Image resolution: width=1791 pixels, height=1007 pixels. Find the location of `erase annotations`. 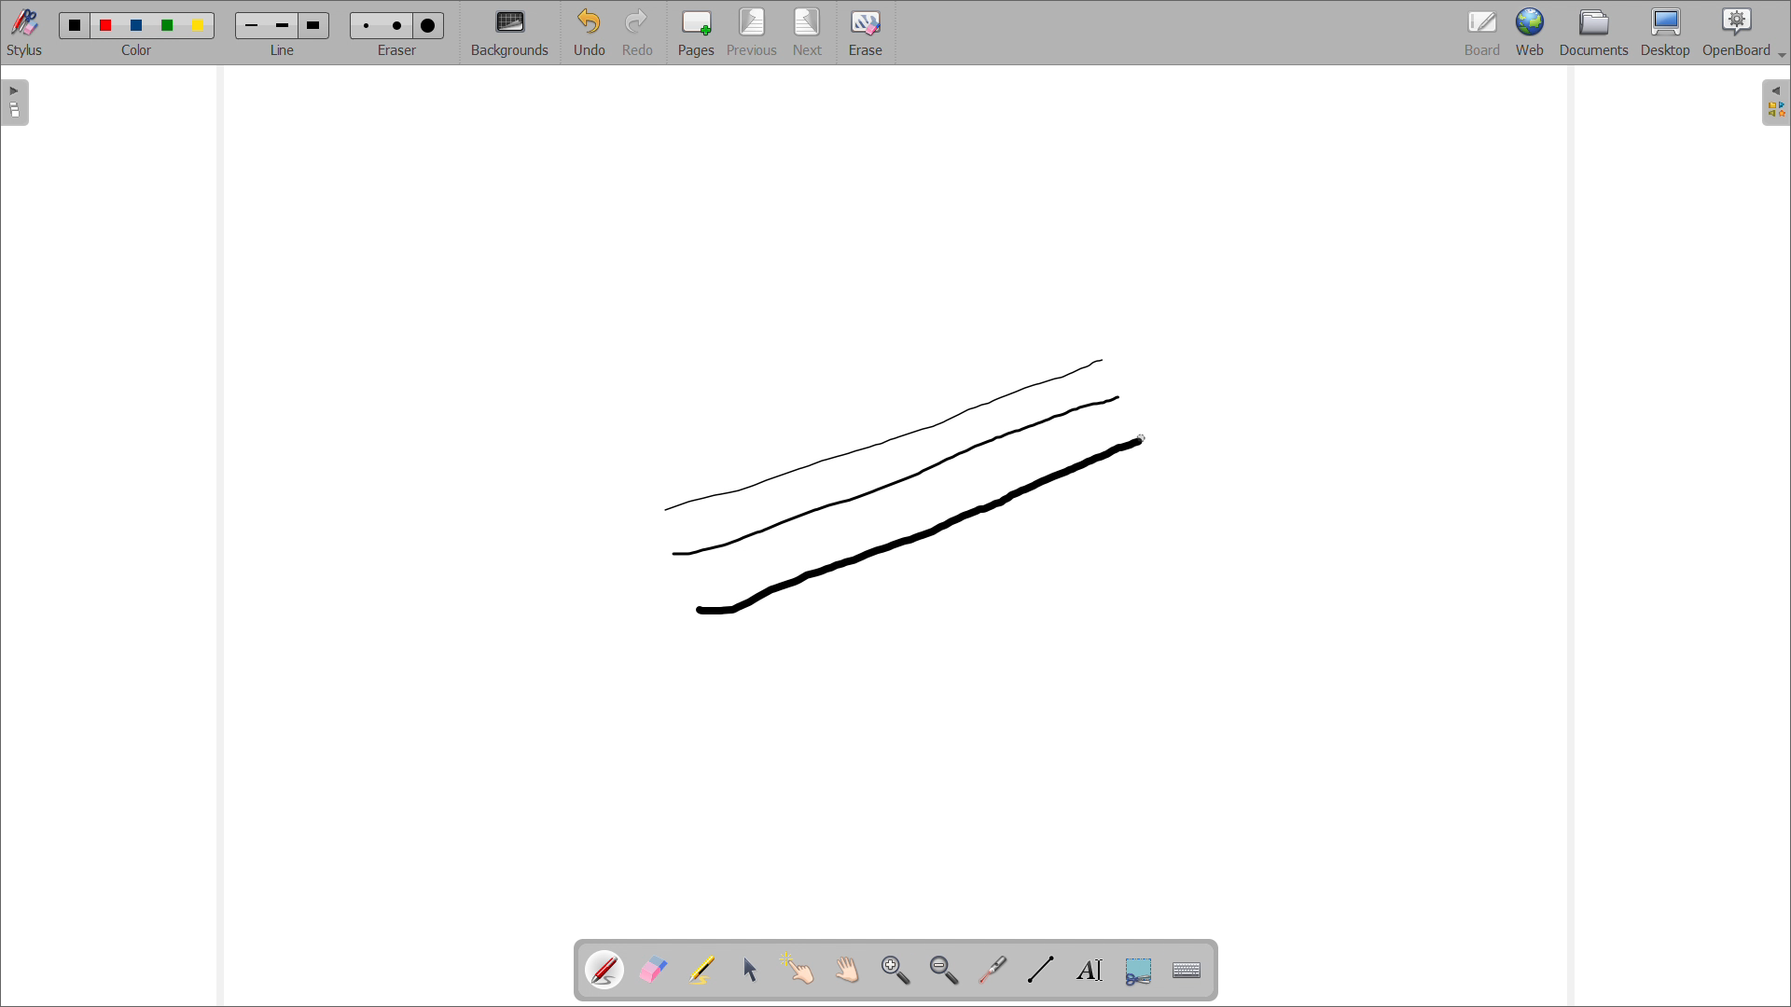

erase annotations is located at coordinates (654, 970).